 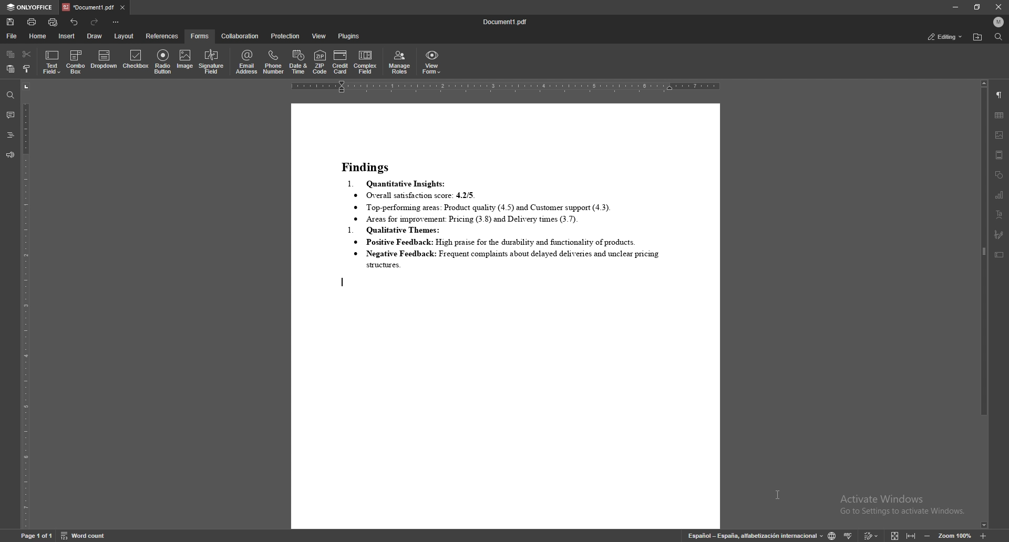 I want to click on fit to screen, so click(x=893, y=535).